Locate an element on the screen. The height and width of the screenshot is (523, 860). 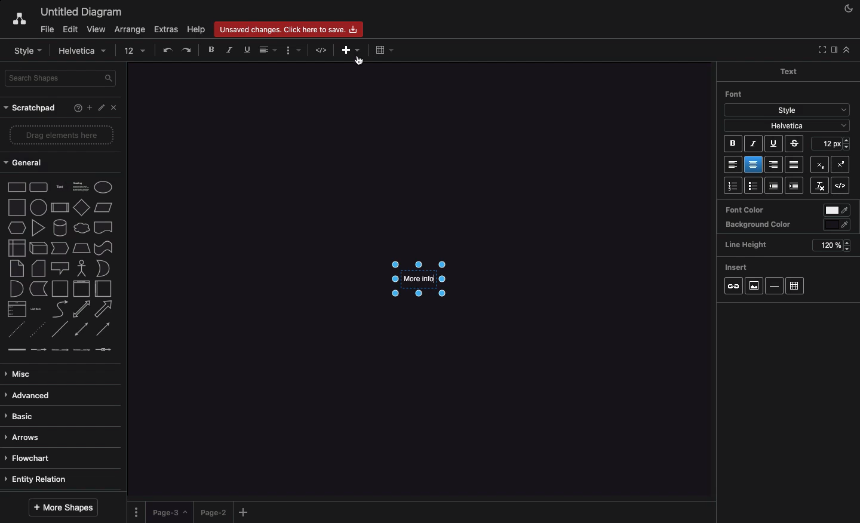
Unsaved changes. click here to save is located at coordinates (287, 29).